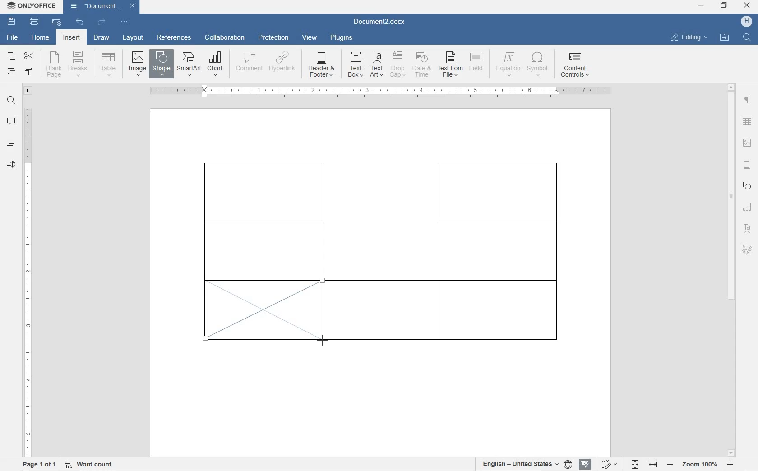 The image size is (758, 471). Describe the element at coordinates (249, 65) in the screenshot. I see `COMMENT` at that location.